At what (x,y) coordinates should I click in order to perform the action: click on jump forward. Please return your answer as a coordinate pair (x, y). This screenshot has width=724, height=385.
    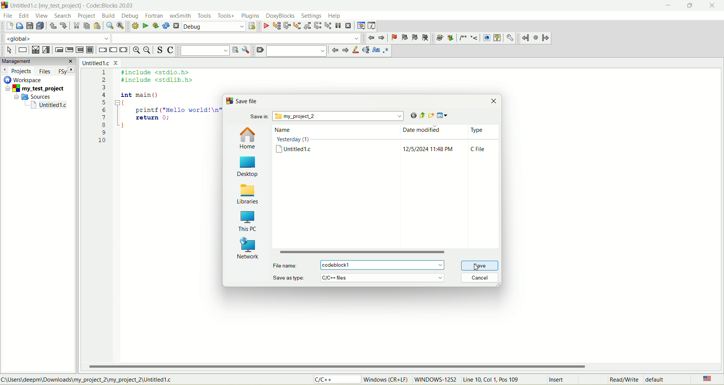
    Looking at the image, I should click on (383, 38).